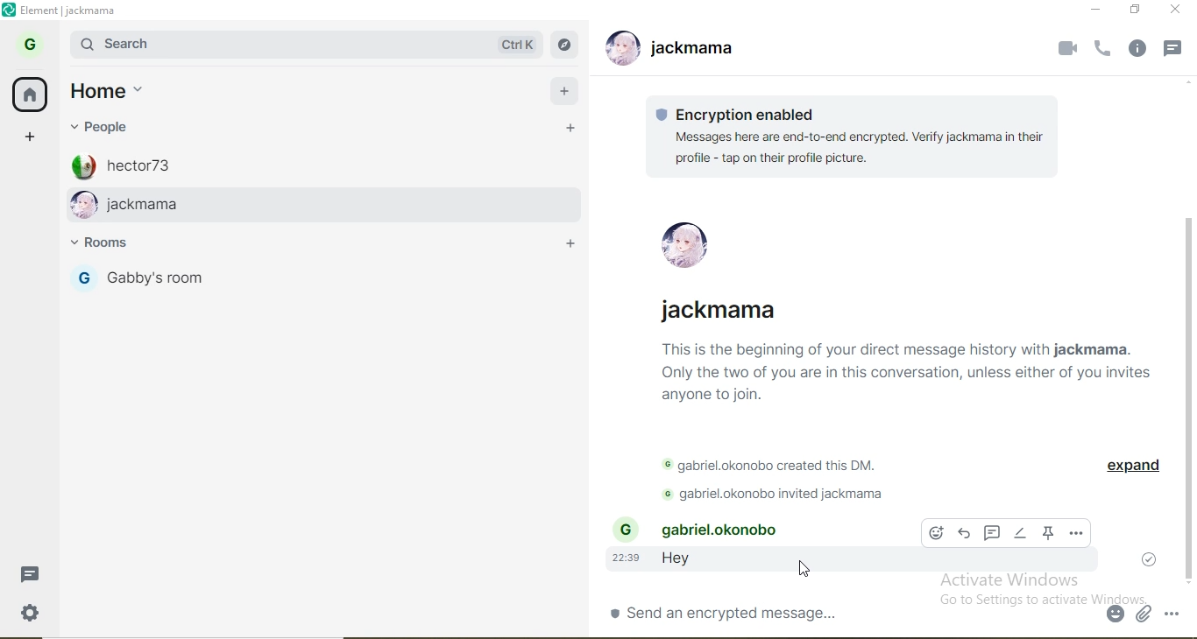  I want to click on text2, so click(903, 354).